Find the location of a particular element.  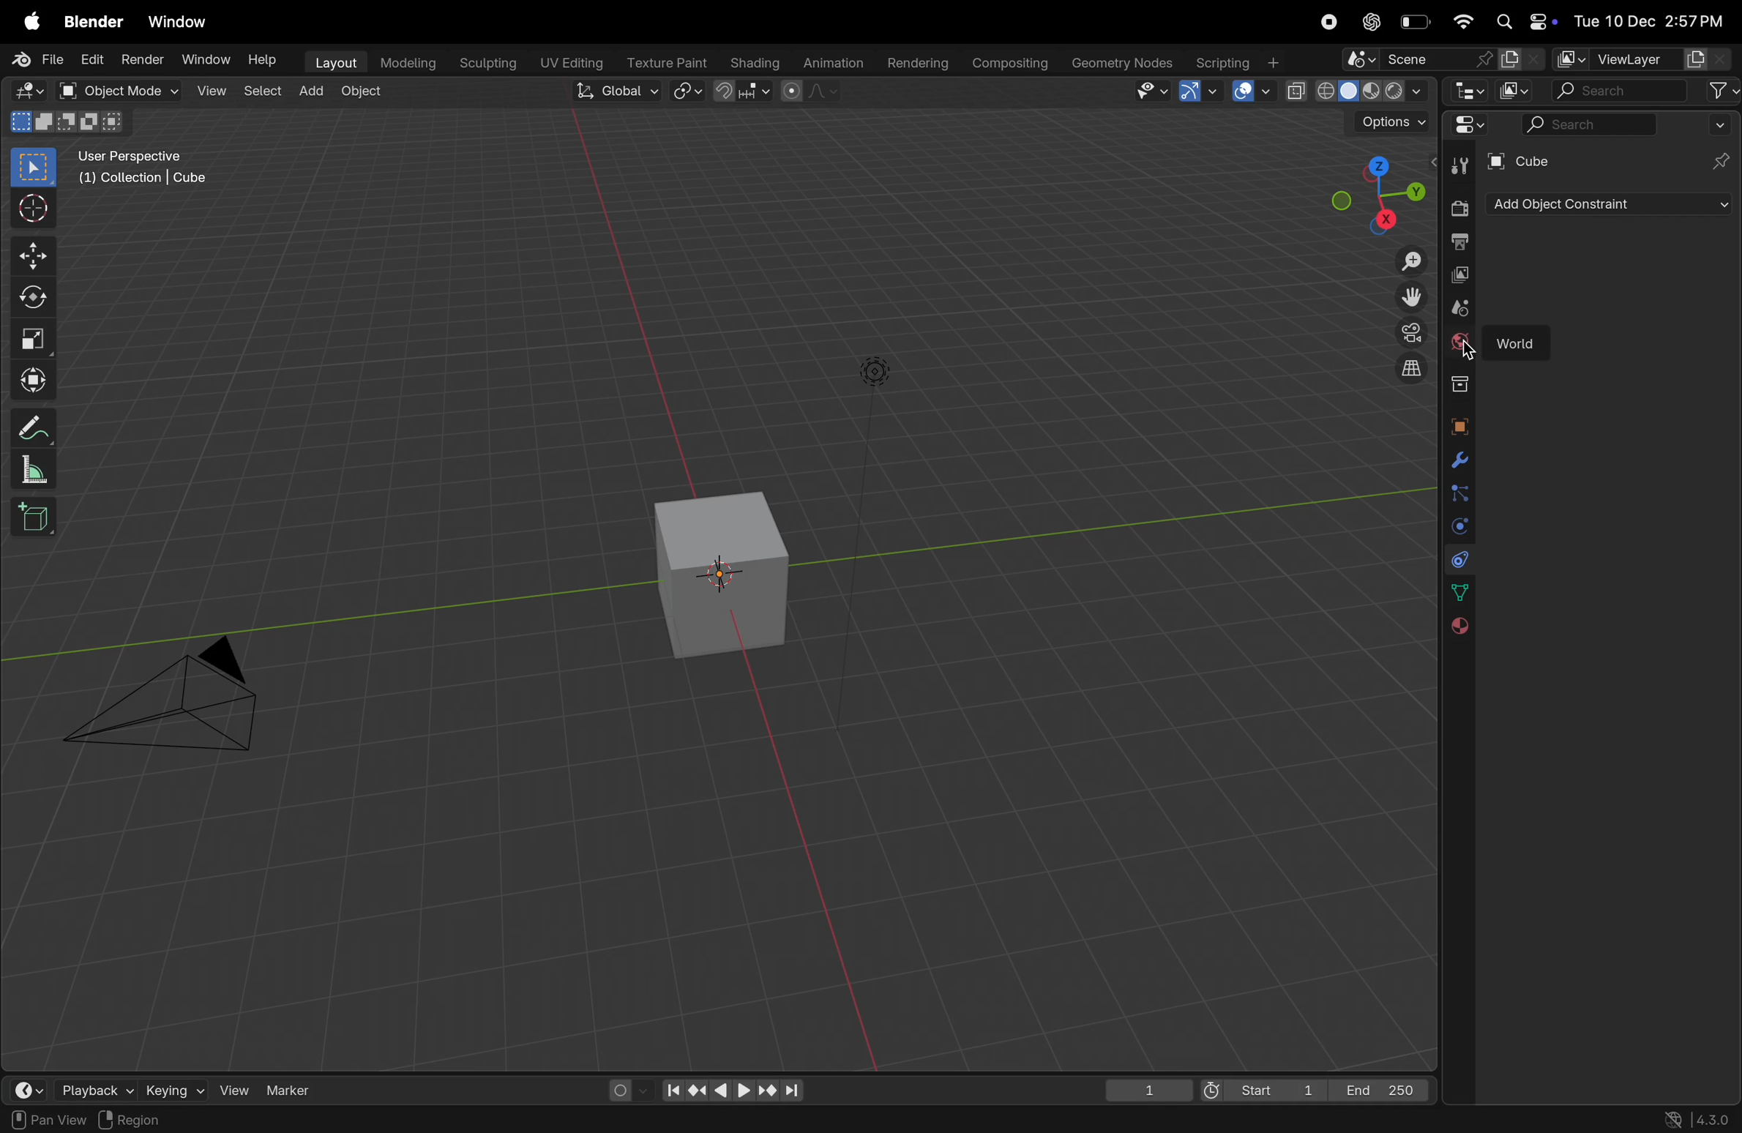

modifiers is located at coordinates (1458, 460).